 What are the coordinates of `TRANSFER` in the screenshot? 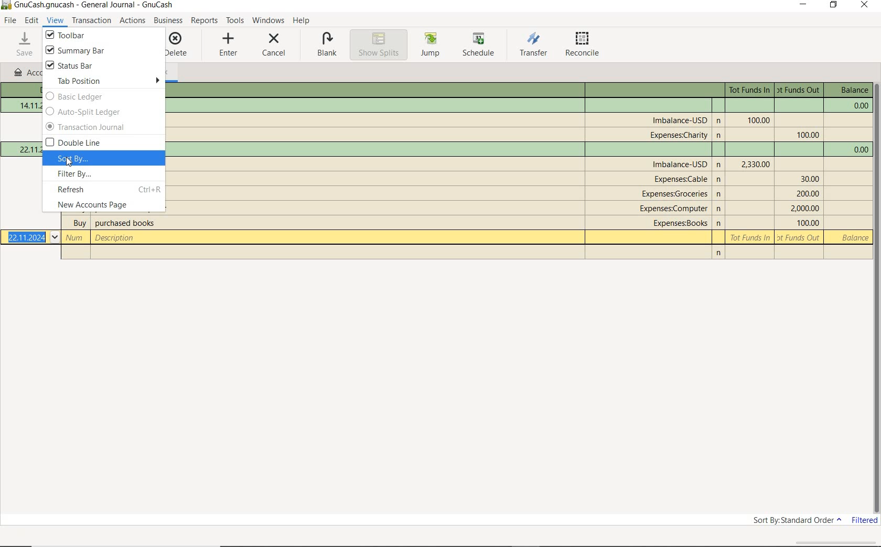 It's located at (533, 45).